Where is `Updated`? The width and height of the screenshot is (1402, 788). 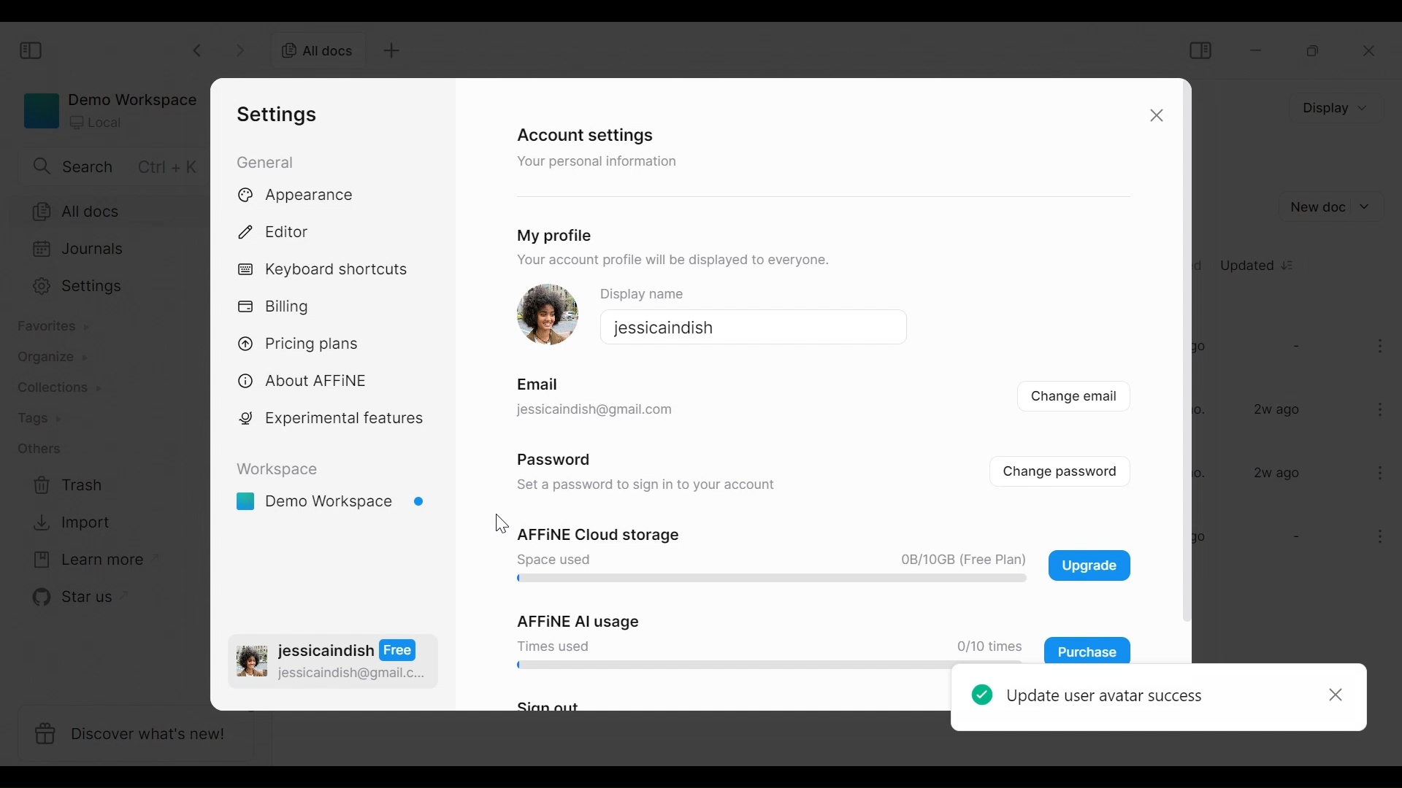
Updated is located at coordinates (1259, 263).